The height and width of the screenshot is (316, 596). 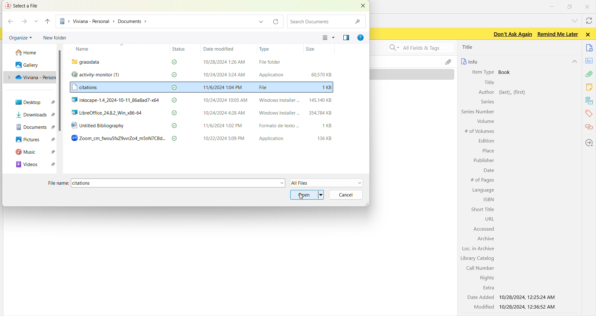 What do you see at coordinates (320, 74) in the screenshot?
I see `60,570 KB` at bounding box center [320, 74].